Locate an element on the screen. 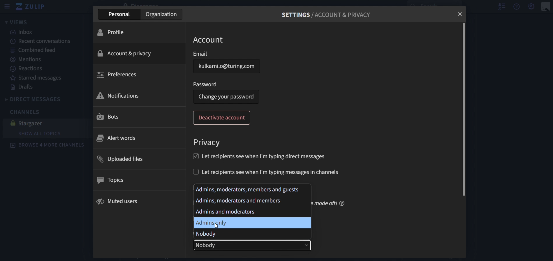  channels is located at coordinates (23, 112).